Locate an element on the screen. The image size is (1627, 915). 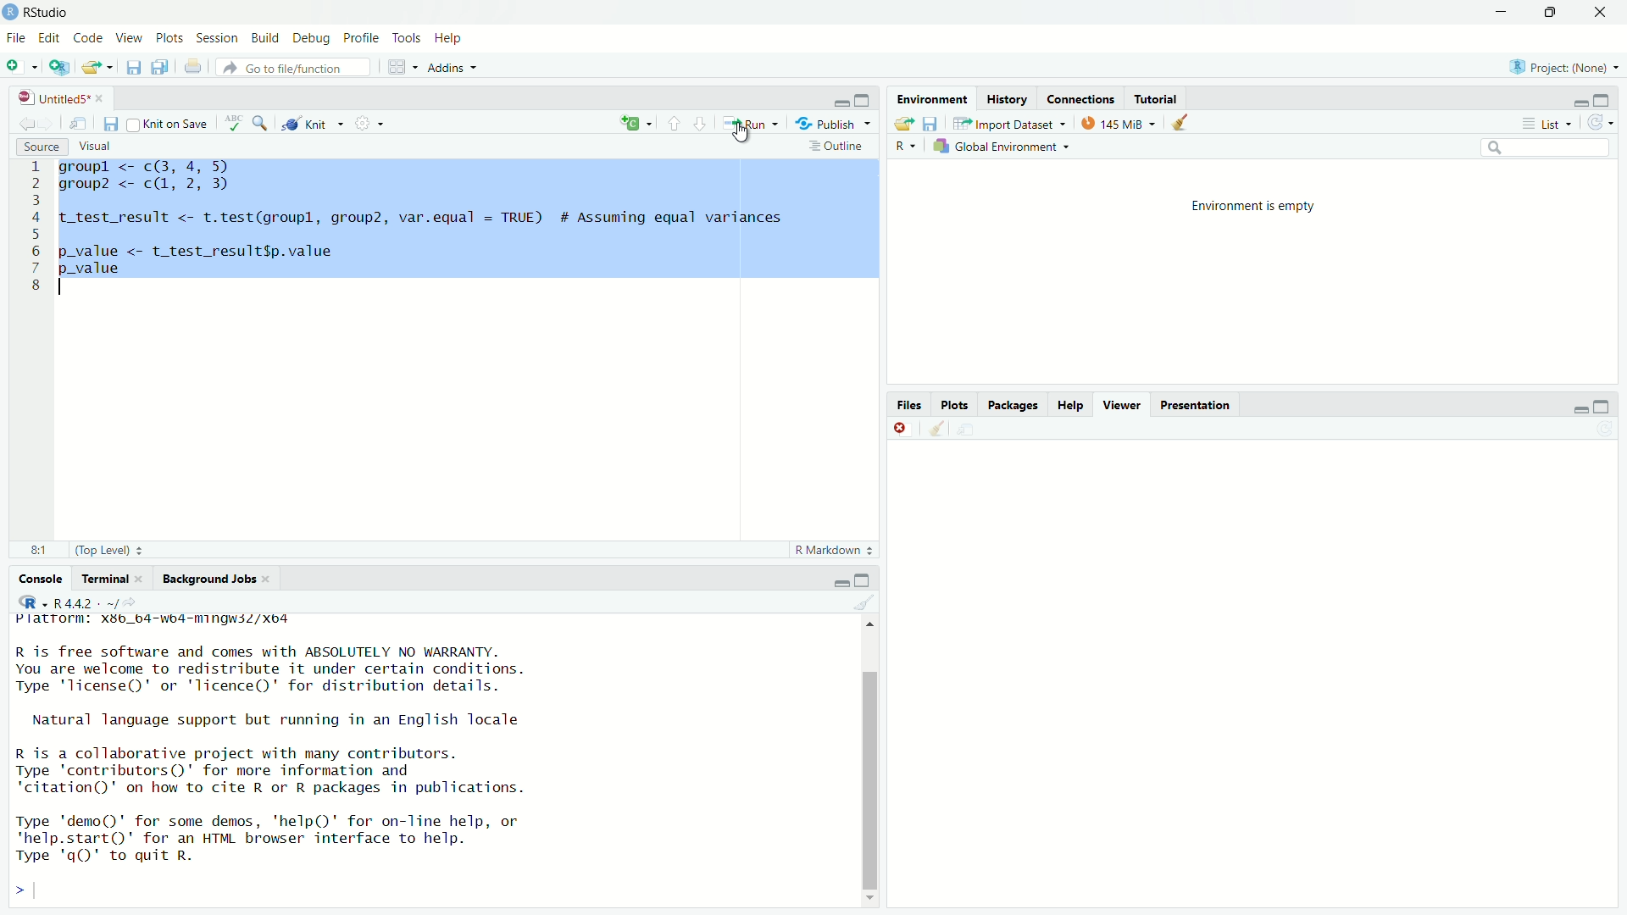
RStudio Logo is located at coordinates (13, 12).